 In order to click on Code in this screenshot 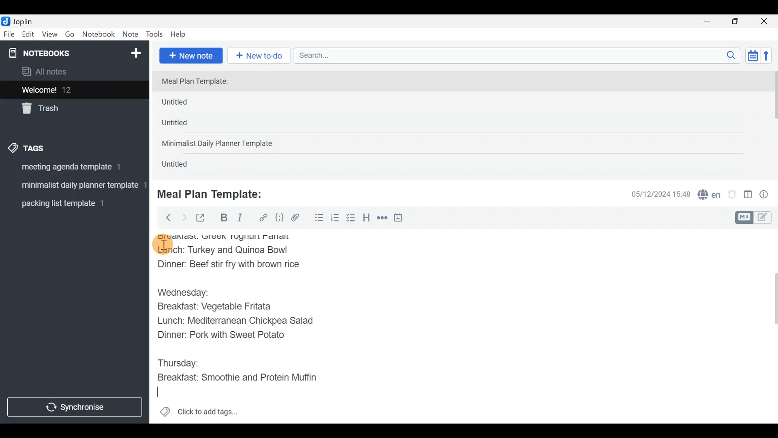, I will do `click(278, 217)`.